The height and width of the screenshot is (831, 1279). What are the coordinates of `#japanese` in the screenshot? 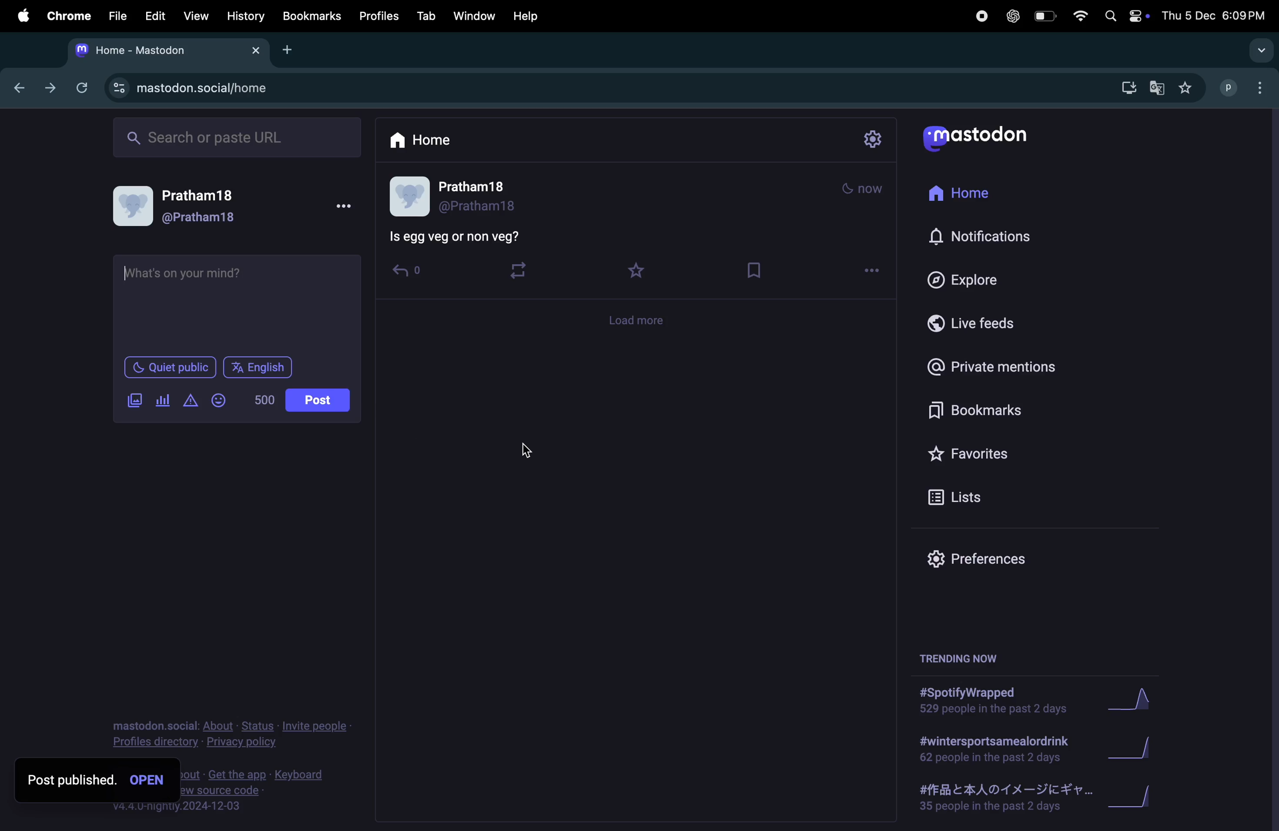 It's located at (1000, 799).